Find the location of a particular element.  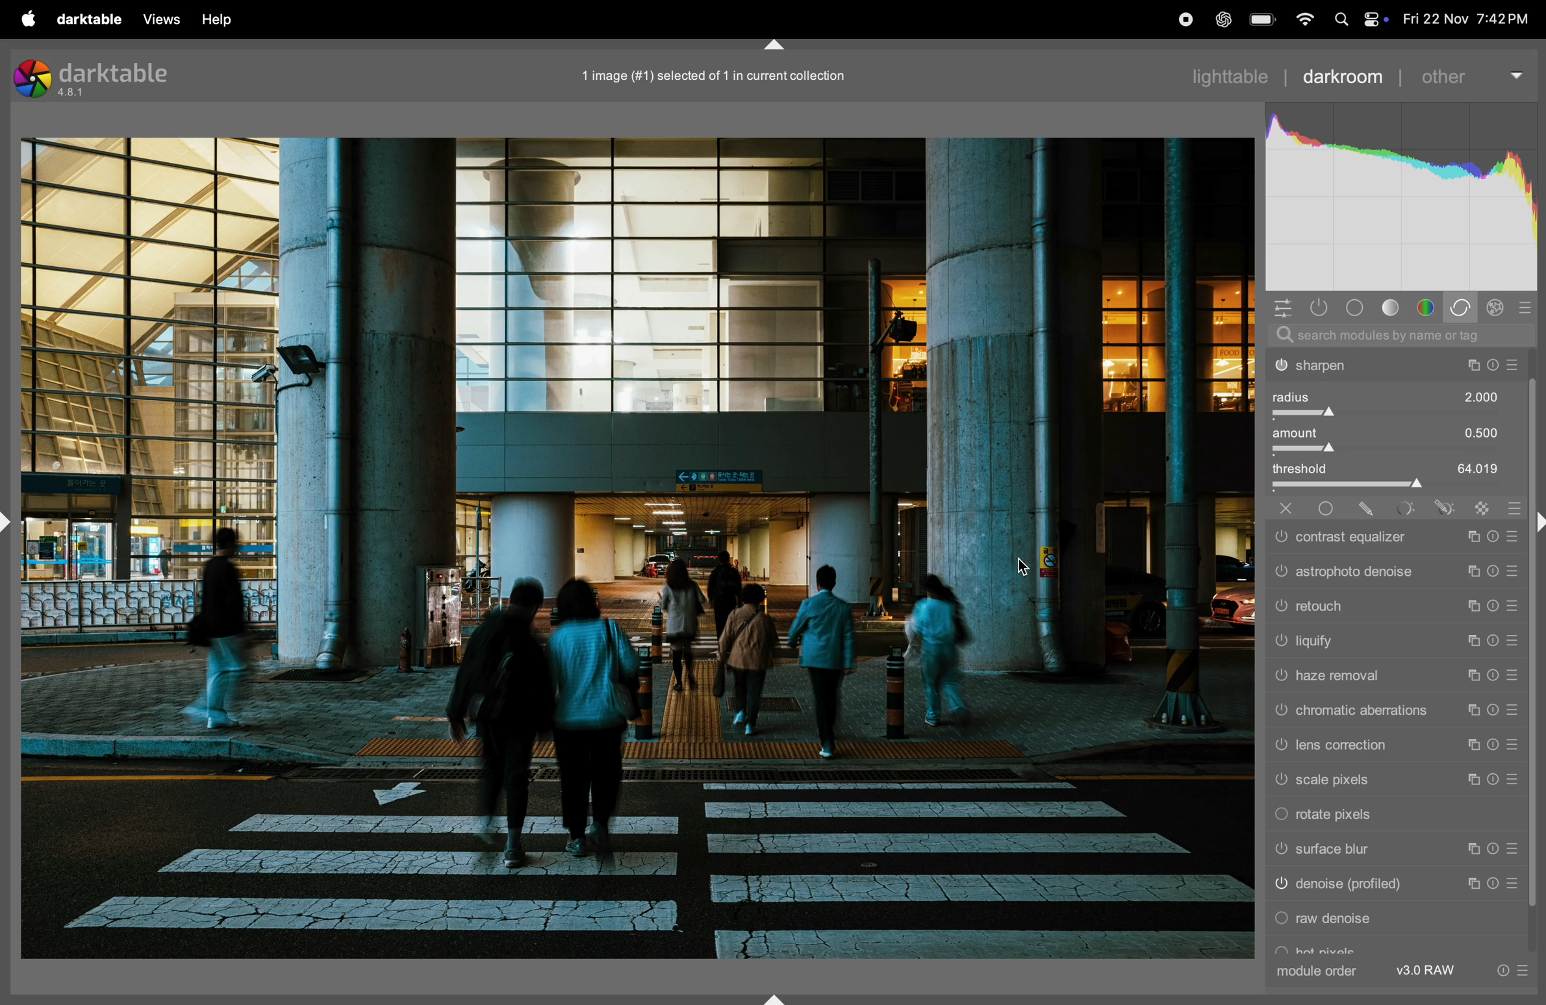

sacle pixels is located at coordinates (1393, 781).